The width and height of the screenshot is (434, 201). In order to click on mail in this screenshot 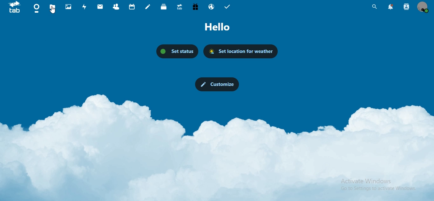, I will do `click(100, 7)`.